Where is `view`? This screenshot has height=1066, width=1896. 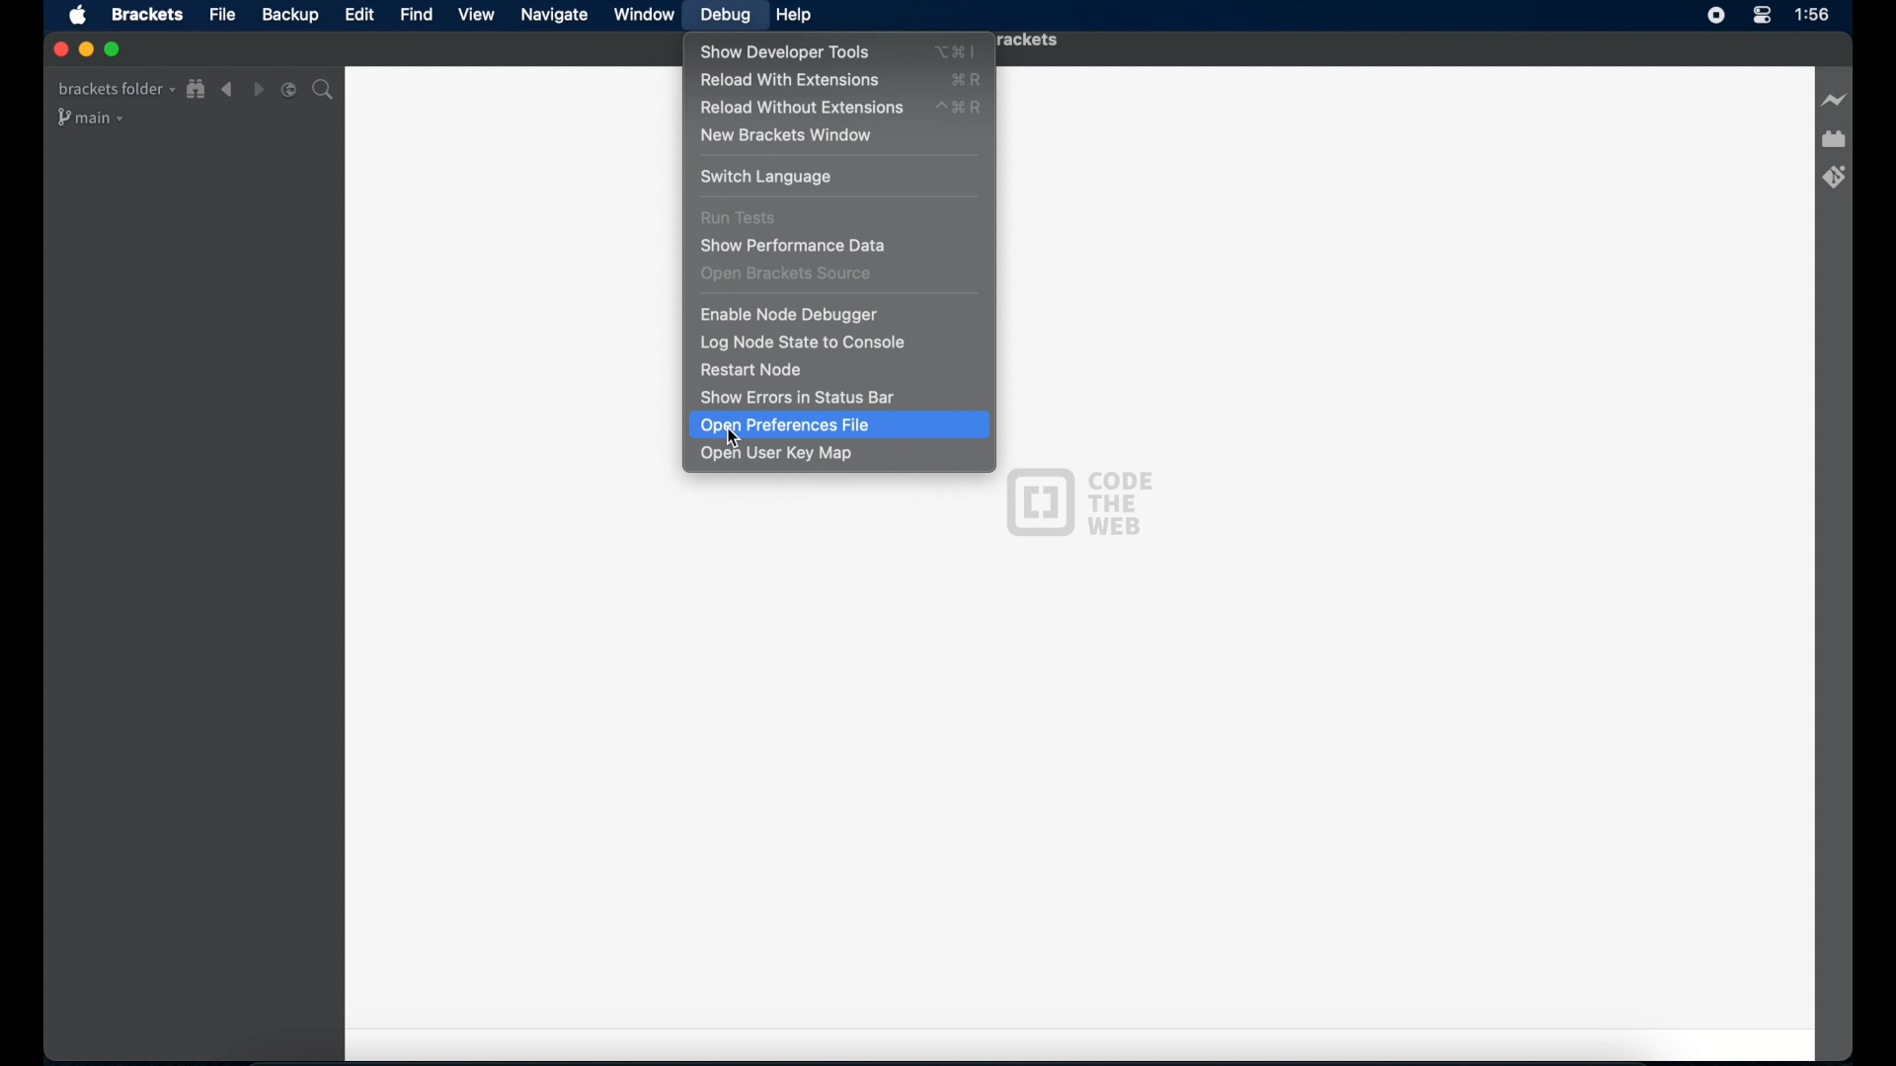
view is located at coordinates (476, 15).